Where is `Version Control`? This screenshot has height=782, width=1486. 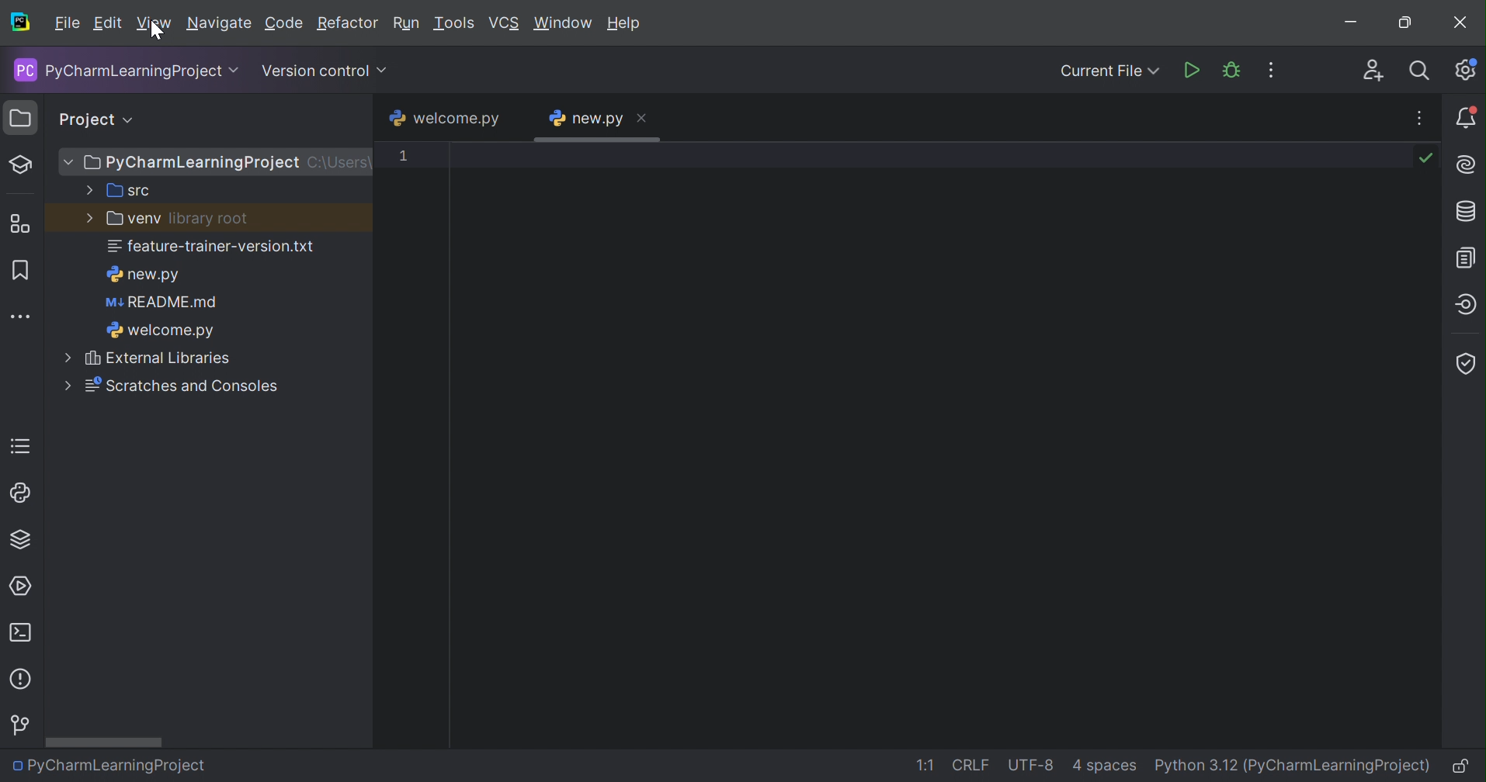 Version Control is located at coordinates (22, 725).